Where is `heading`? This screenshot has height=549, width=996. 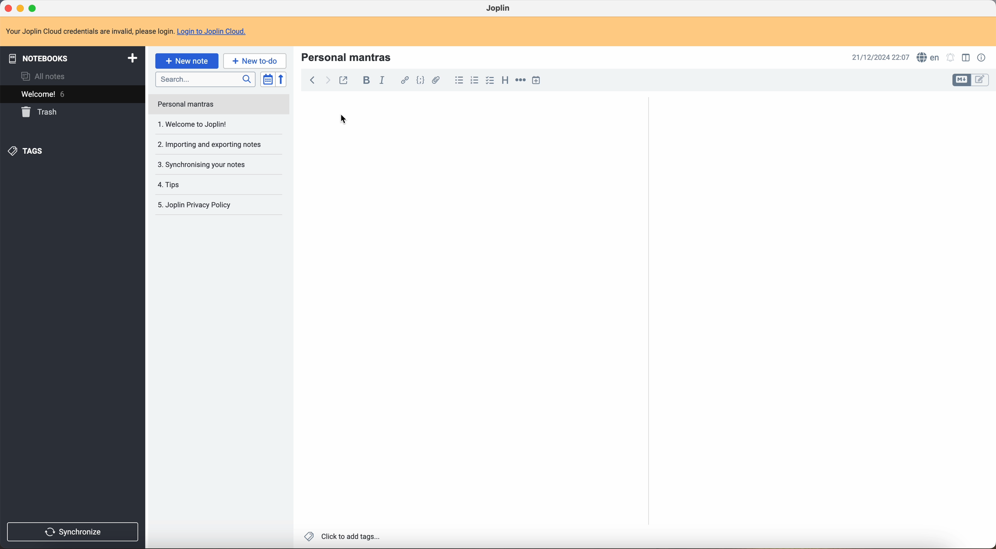
heading is located at coordinates (505, 82).